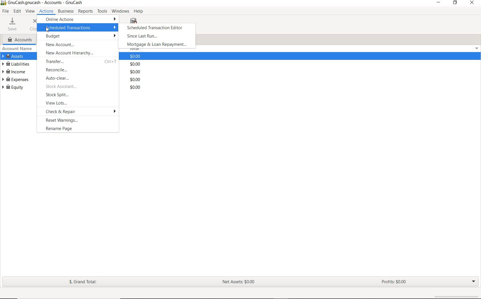  Describe the element at coordinates (5, 11) in the screenshot. I see `FILE` at that location.